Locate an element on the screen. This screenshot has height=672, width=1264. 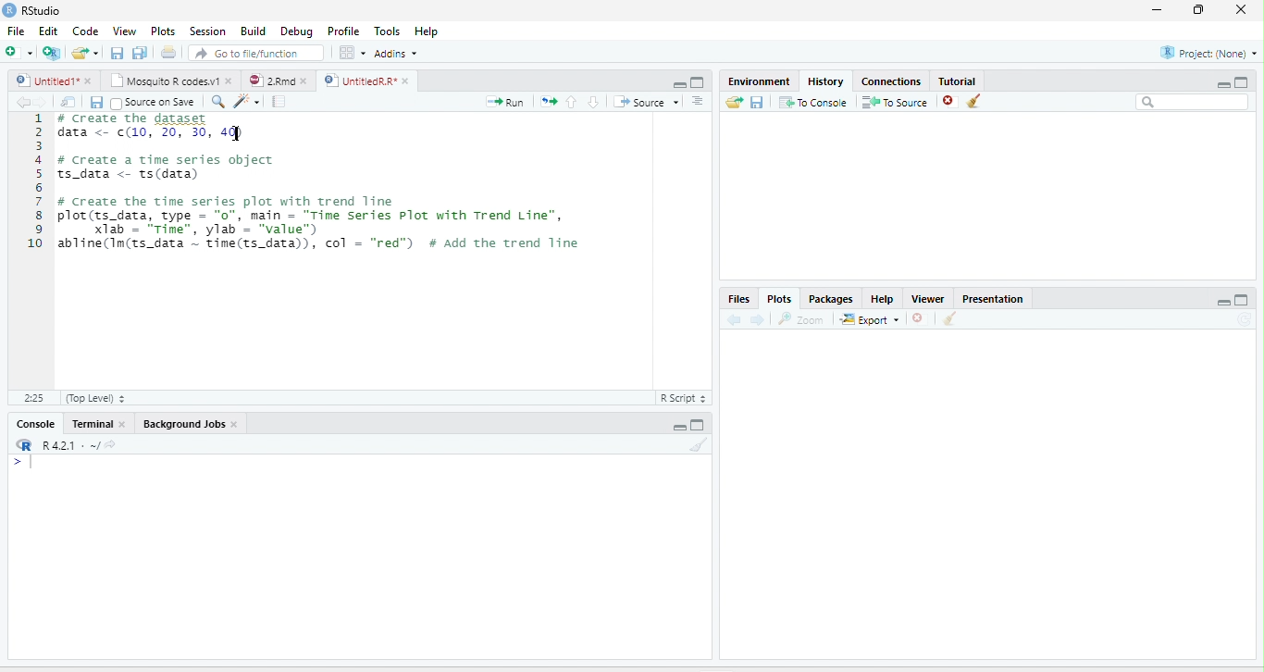
Code is located at coordinates (86, 31).